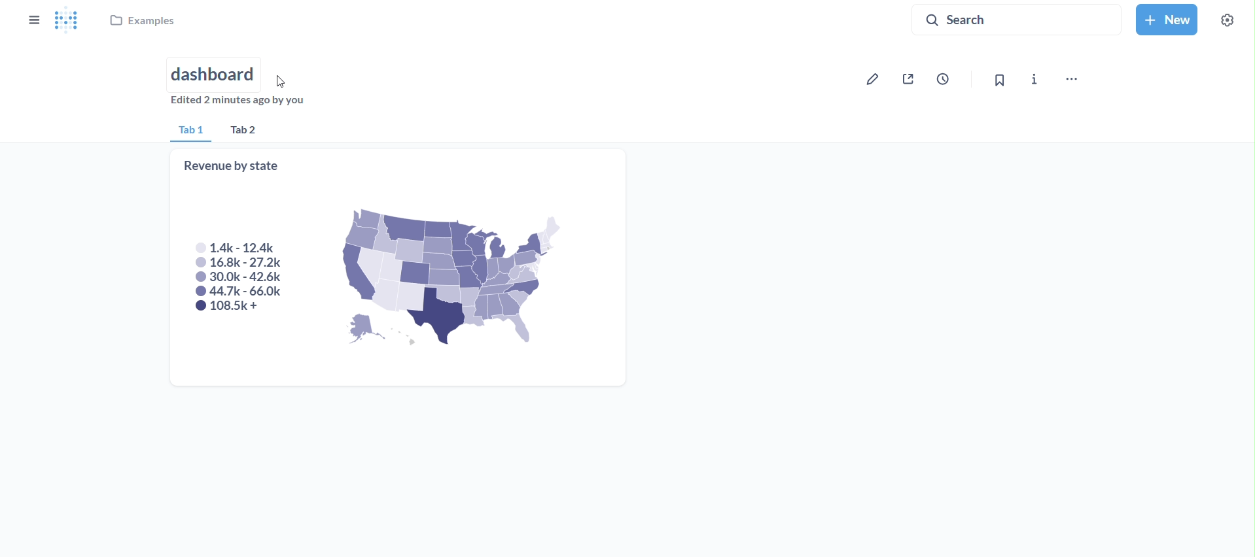  Describe the element at coordinates (215, 73) in the screenshot. I see `dashboard` at that location.